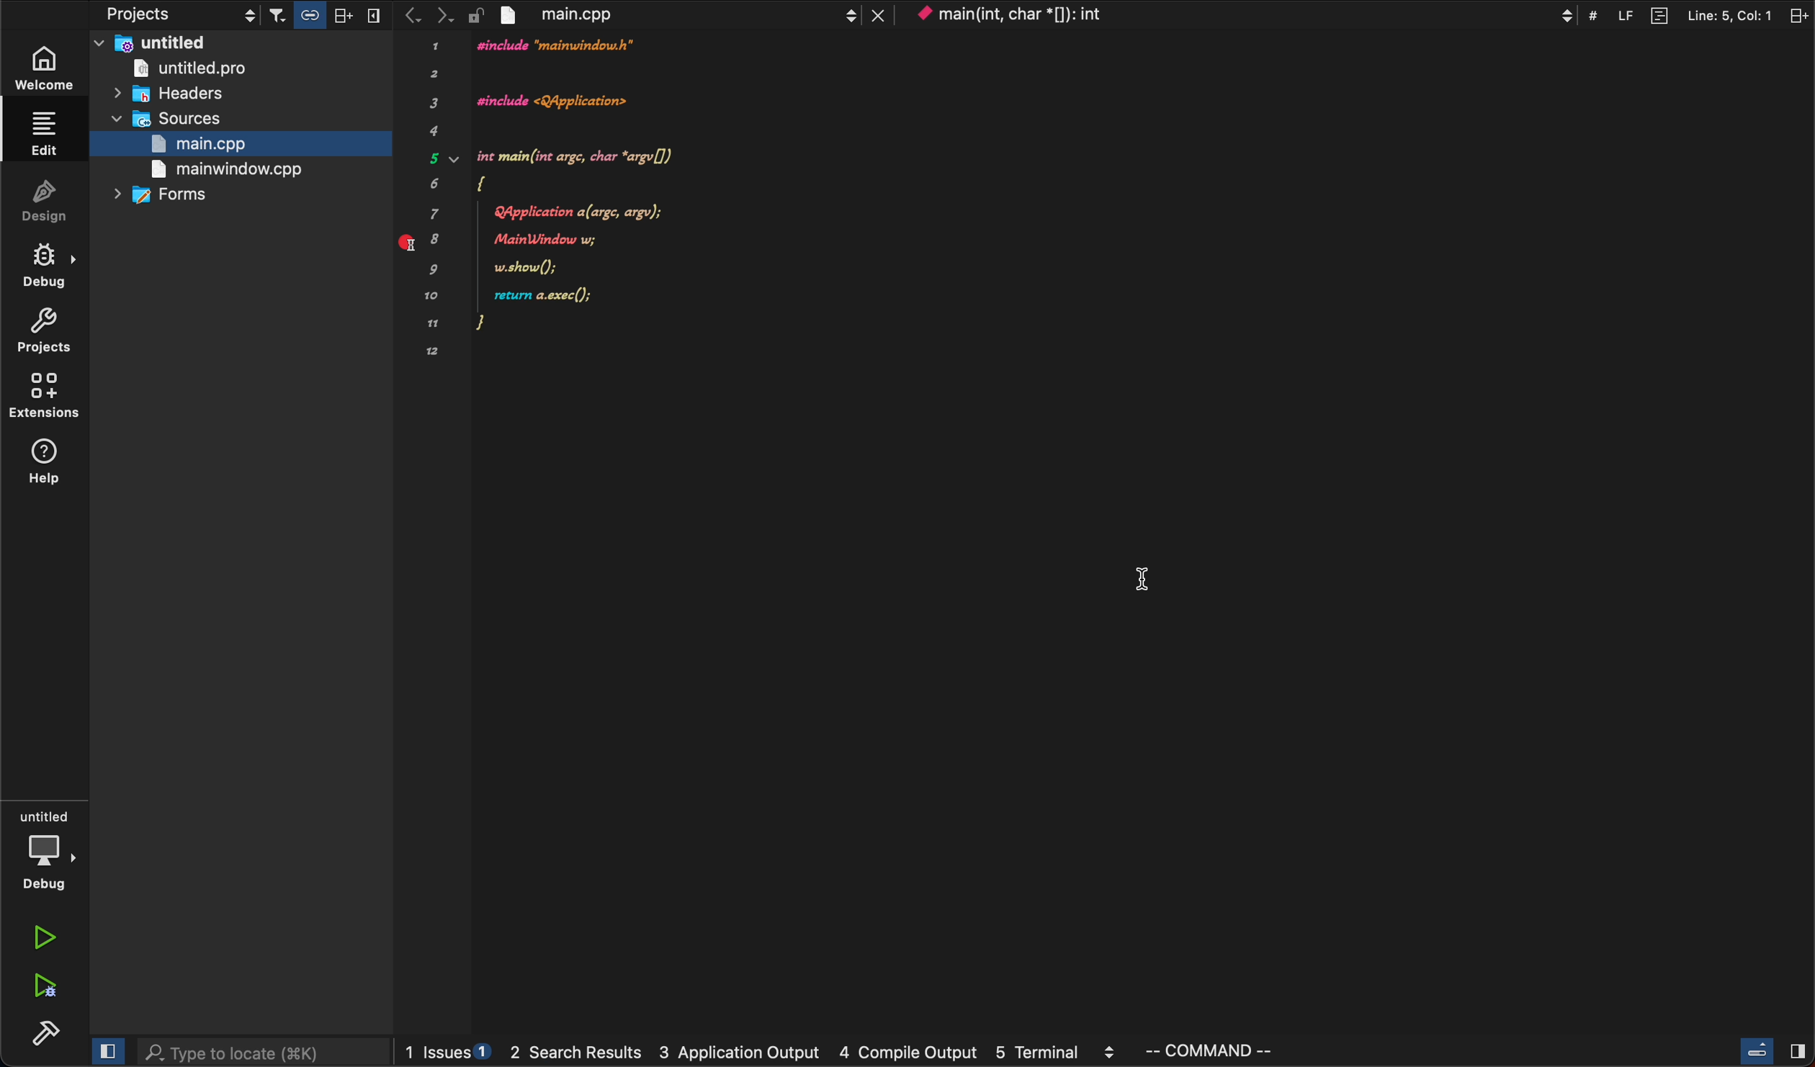 This screenshot has height=1067, width=1815. What do you see at coordinates (43, 466) in the screenshot?
I see `help` at bounding box center [43, 466].